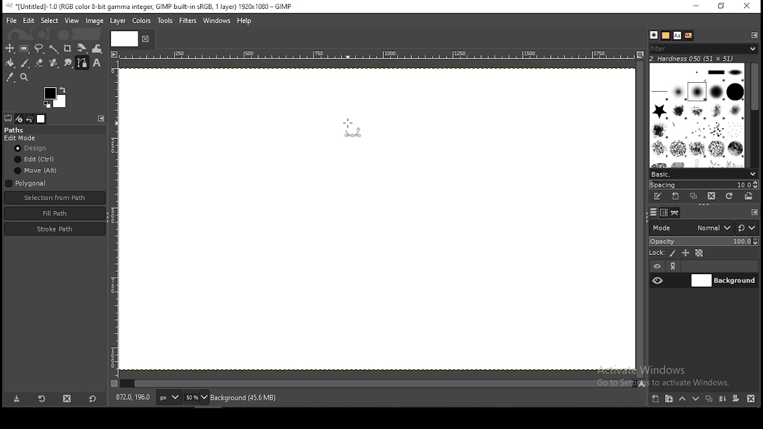 This screenshot has height=429, width=763. Describe the element at coordinates (19, 119) in the screenshot. I see `device status` at that location.